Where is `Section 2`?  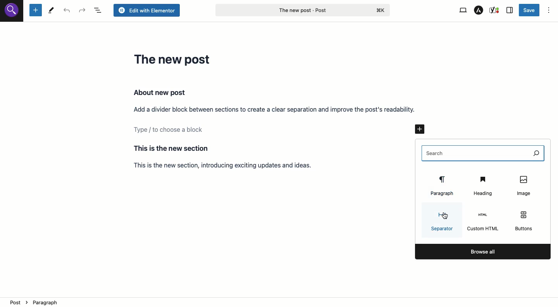 Section 2 is located at coordinates (233, 157).